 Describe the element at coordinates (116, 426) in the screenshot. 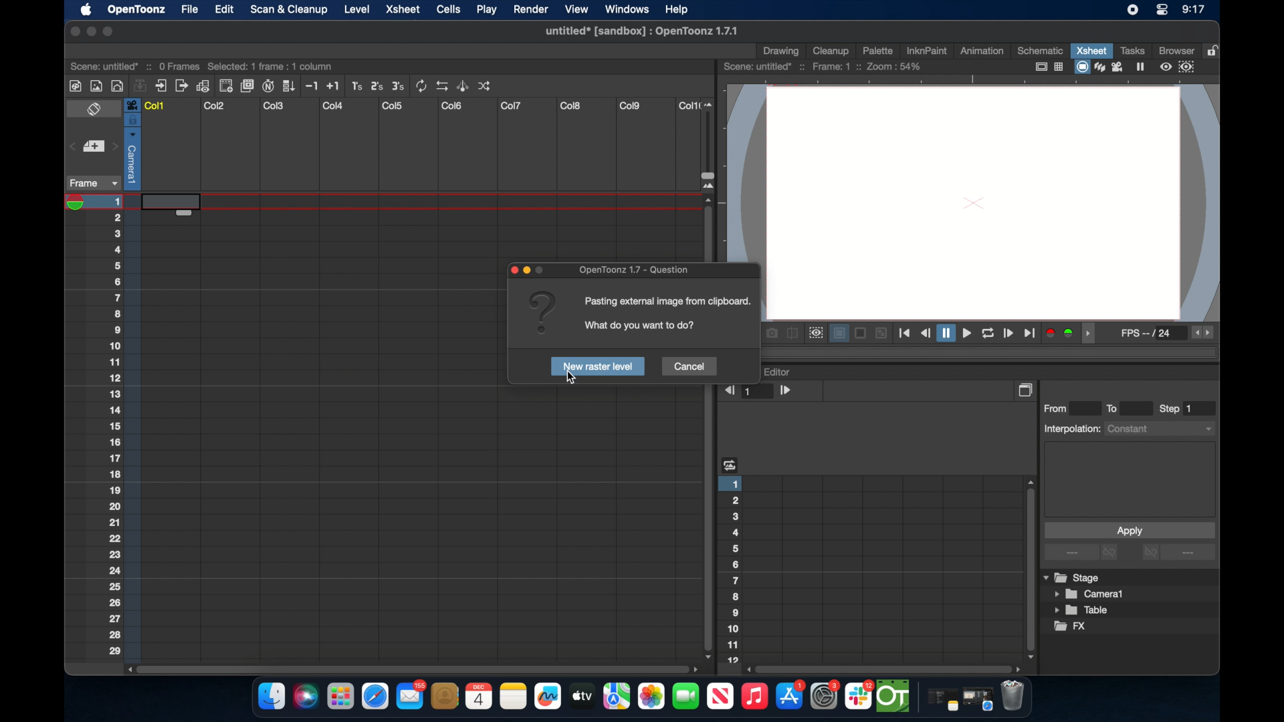

I see `numbering` at that location.